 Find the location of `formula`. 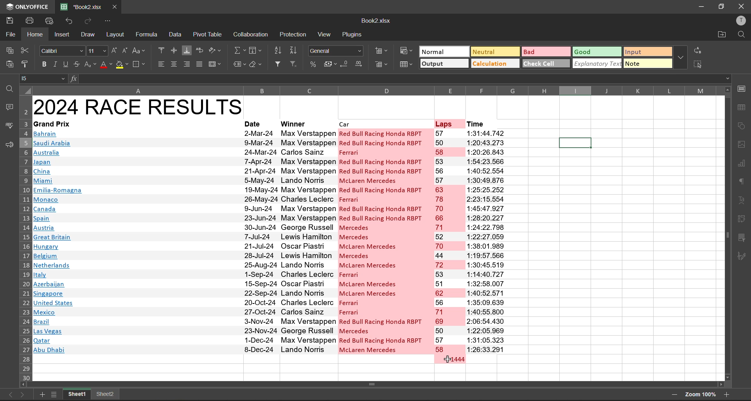

formula is located at coordinates (146, 34).